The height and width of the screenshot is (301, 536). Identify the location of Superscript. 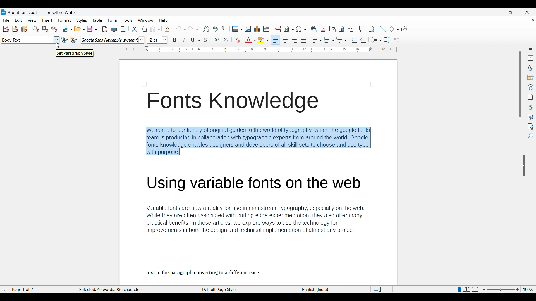
(217, 40).